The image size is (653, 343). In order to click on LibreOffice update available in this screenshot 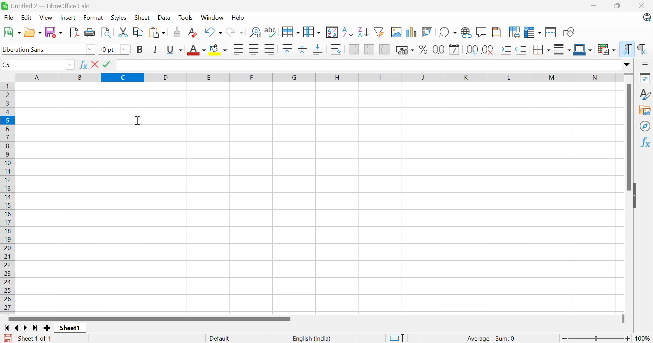, I will do `click(646, 17)`.